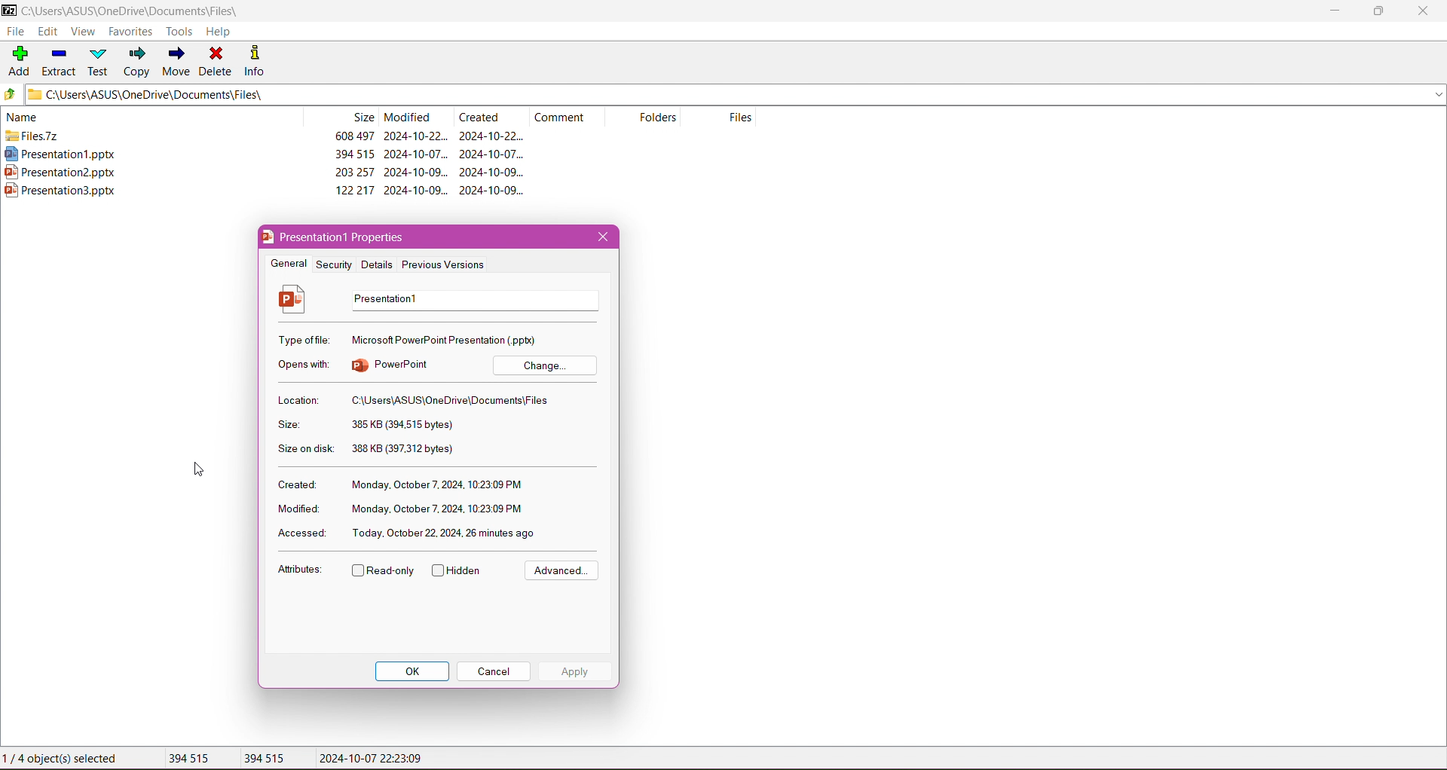 The height and width of the screenshot is (770, 1447). I want to click on presentation2.pptx, so click(60, 172).